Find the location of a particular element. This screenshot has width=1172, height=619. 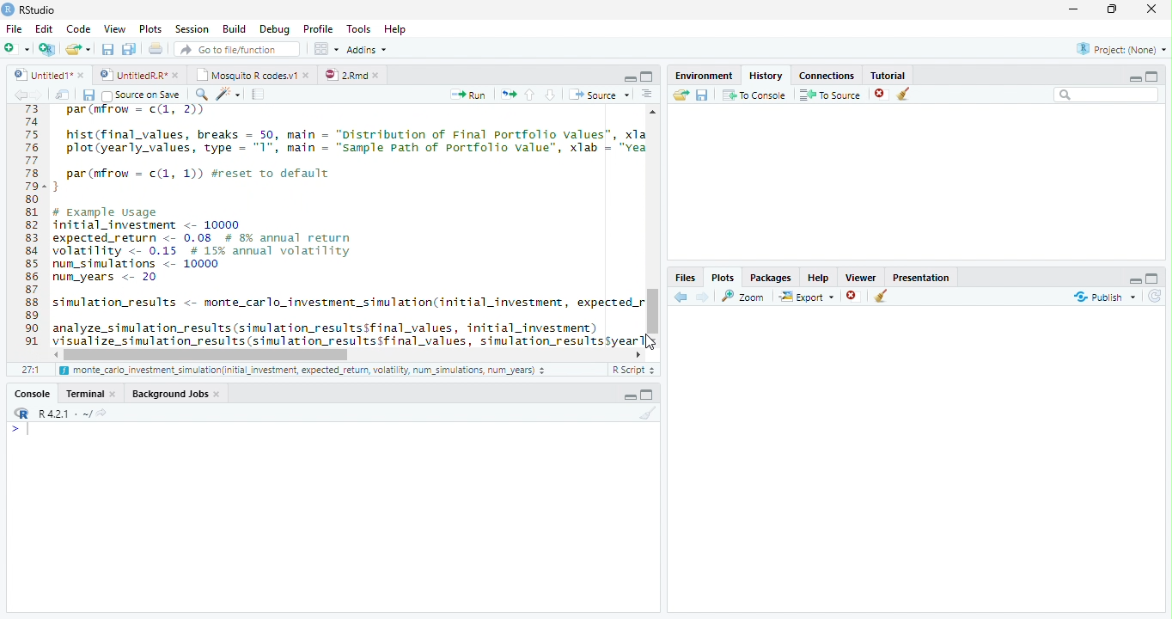

Console is located at coordinates (33, 393).